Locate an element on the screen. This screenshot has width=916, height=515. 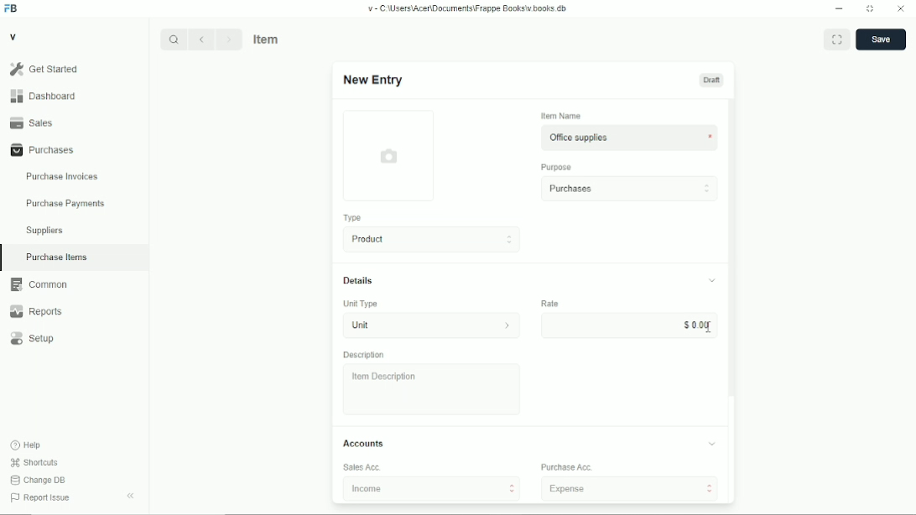
unit information is located at coordinates (507, 325).